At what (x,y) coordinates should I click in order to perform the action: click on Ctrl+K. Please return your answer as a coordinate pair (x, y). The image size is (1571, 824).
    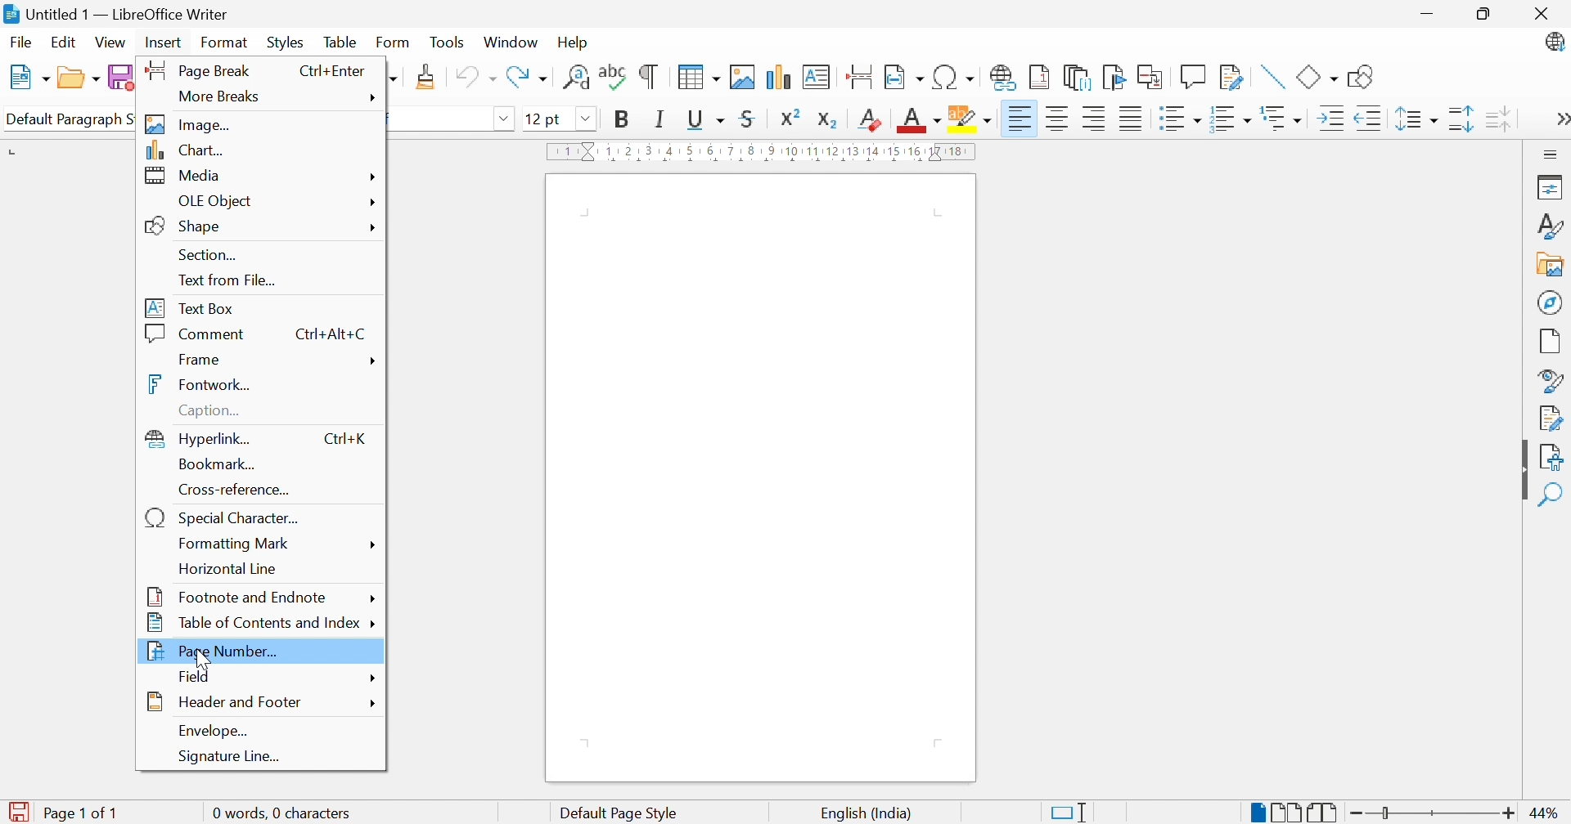
    Looking at the image, I should click on (348, 438).